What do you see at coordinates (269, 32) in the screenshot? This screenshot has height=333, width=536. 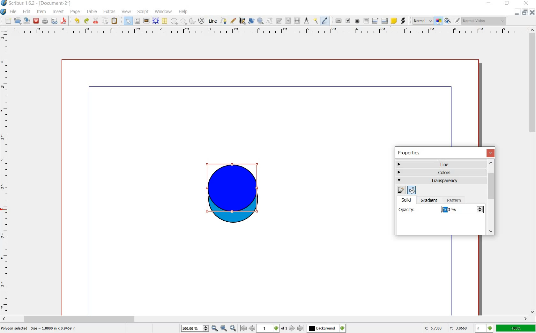 I see `ruler` at bounding box center [269, 32].